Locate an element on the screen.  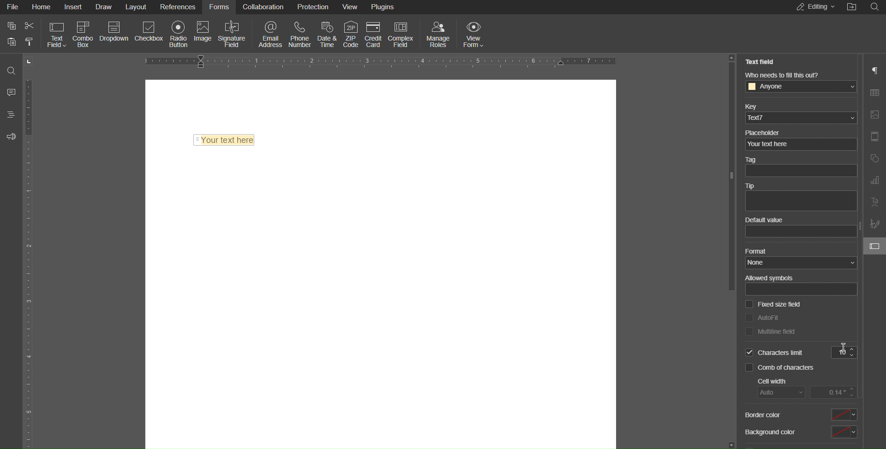
draw is located at coordinates (105, 8).